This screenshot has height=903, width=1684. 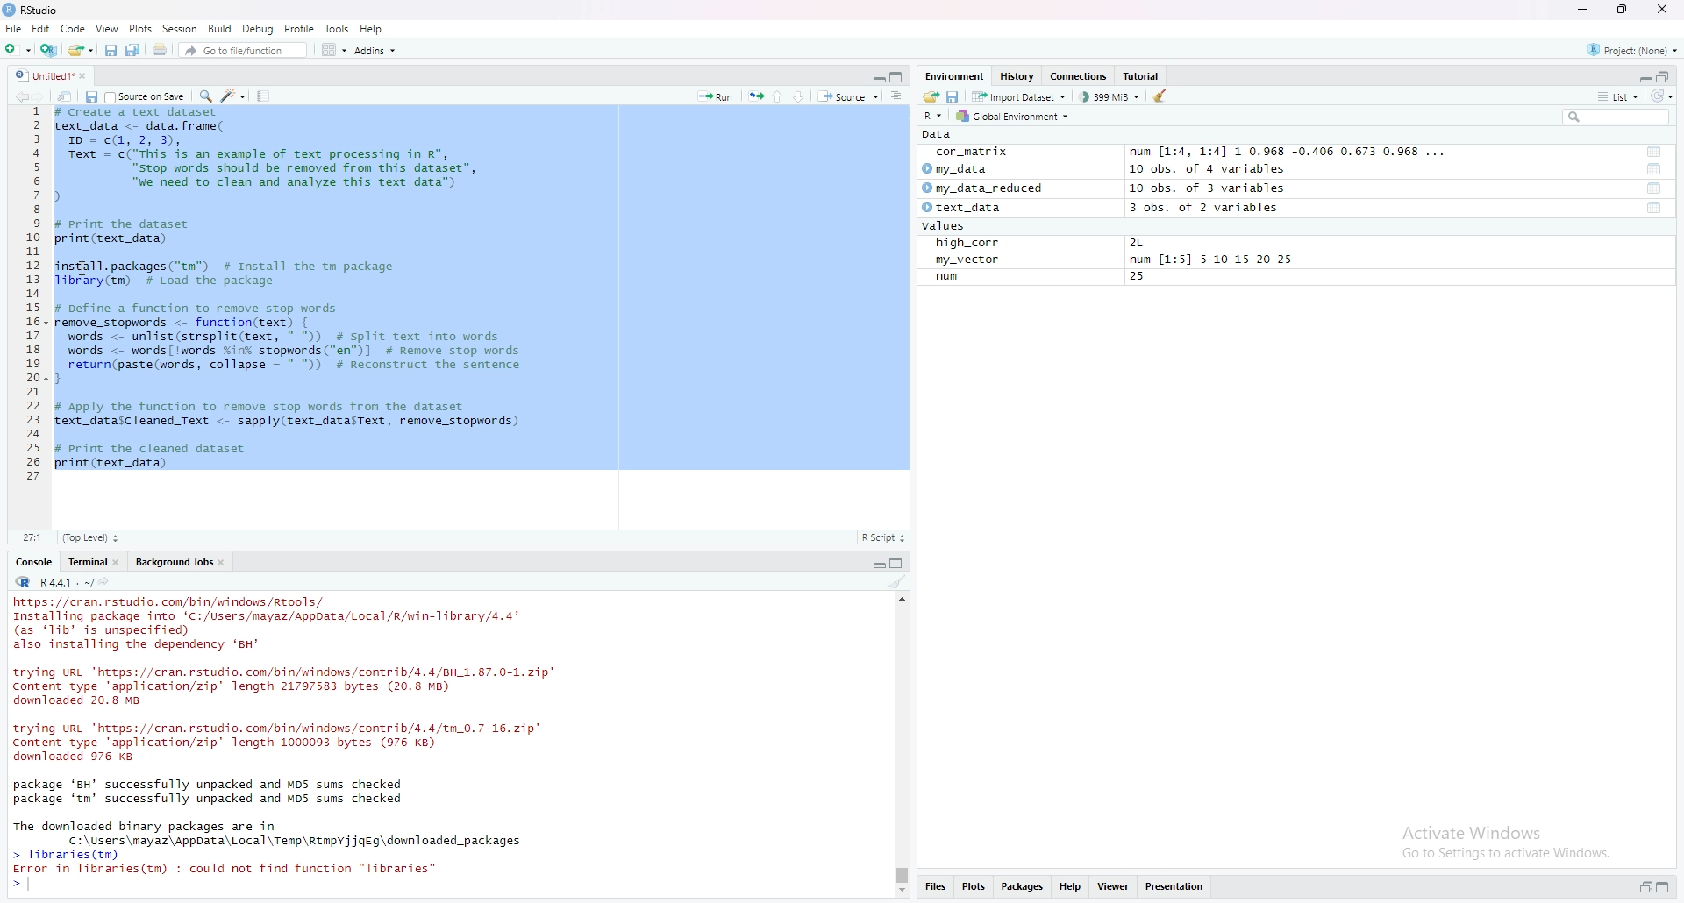 What do you see at coordinates (1293, 150) in the screenshot?
I see `num [1:4, 1:4] 1 0.968 -0.406 0.673 0.968 ...` at bounding box center [1293, 150].